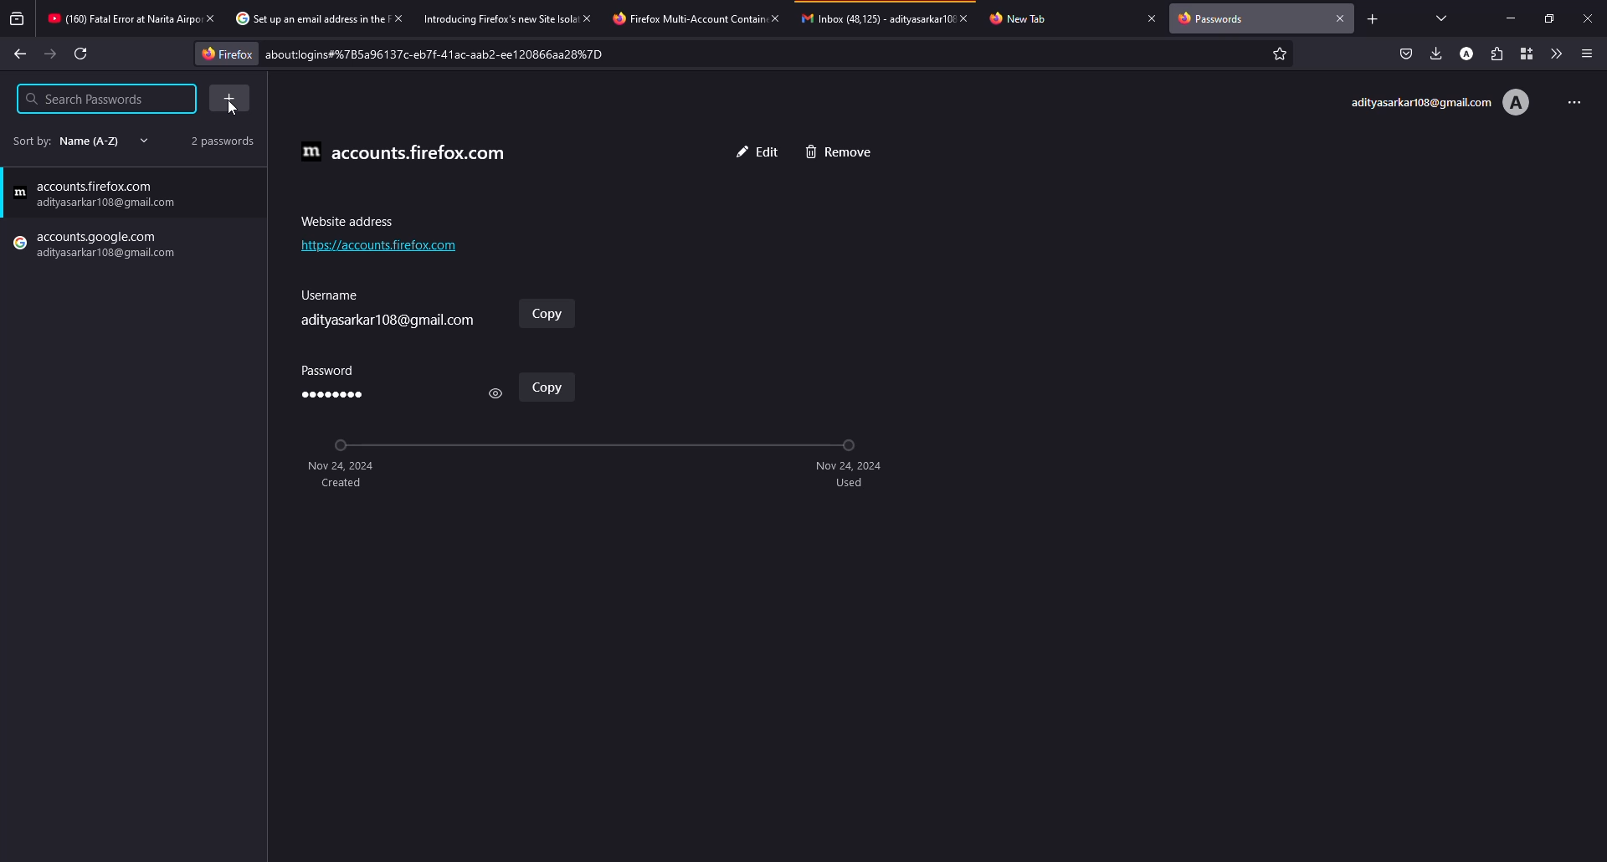 The width and height of the screenshot is (1607, 862). I want to click on 2 passwords, so click(216, 140).